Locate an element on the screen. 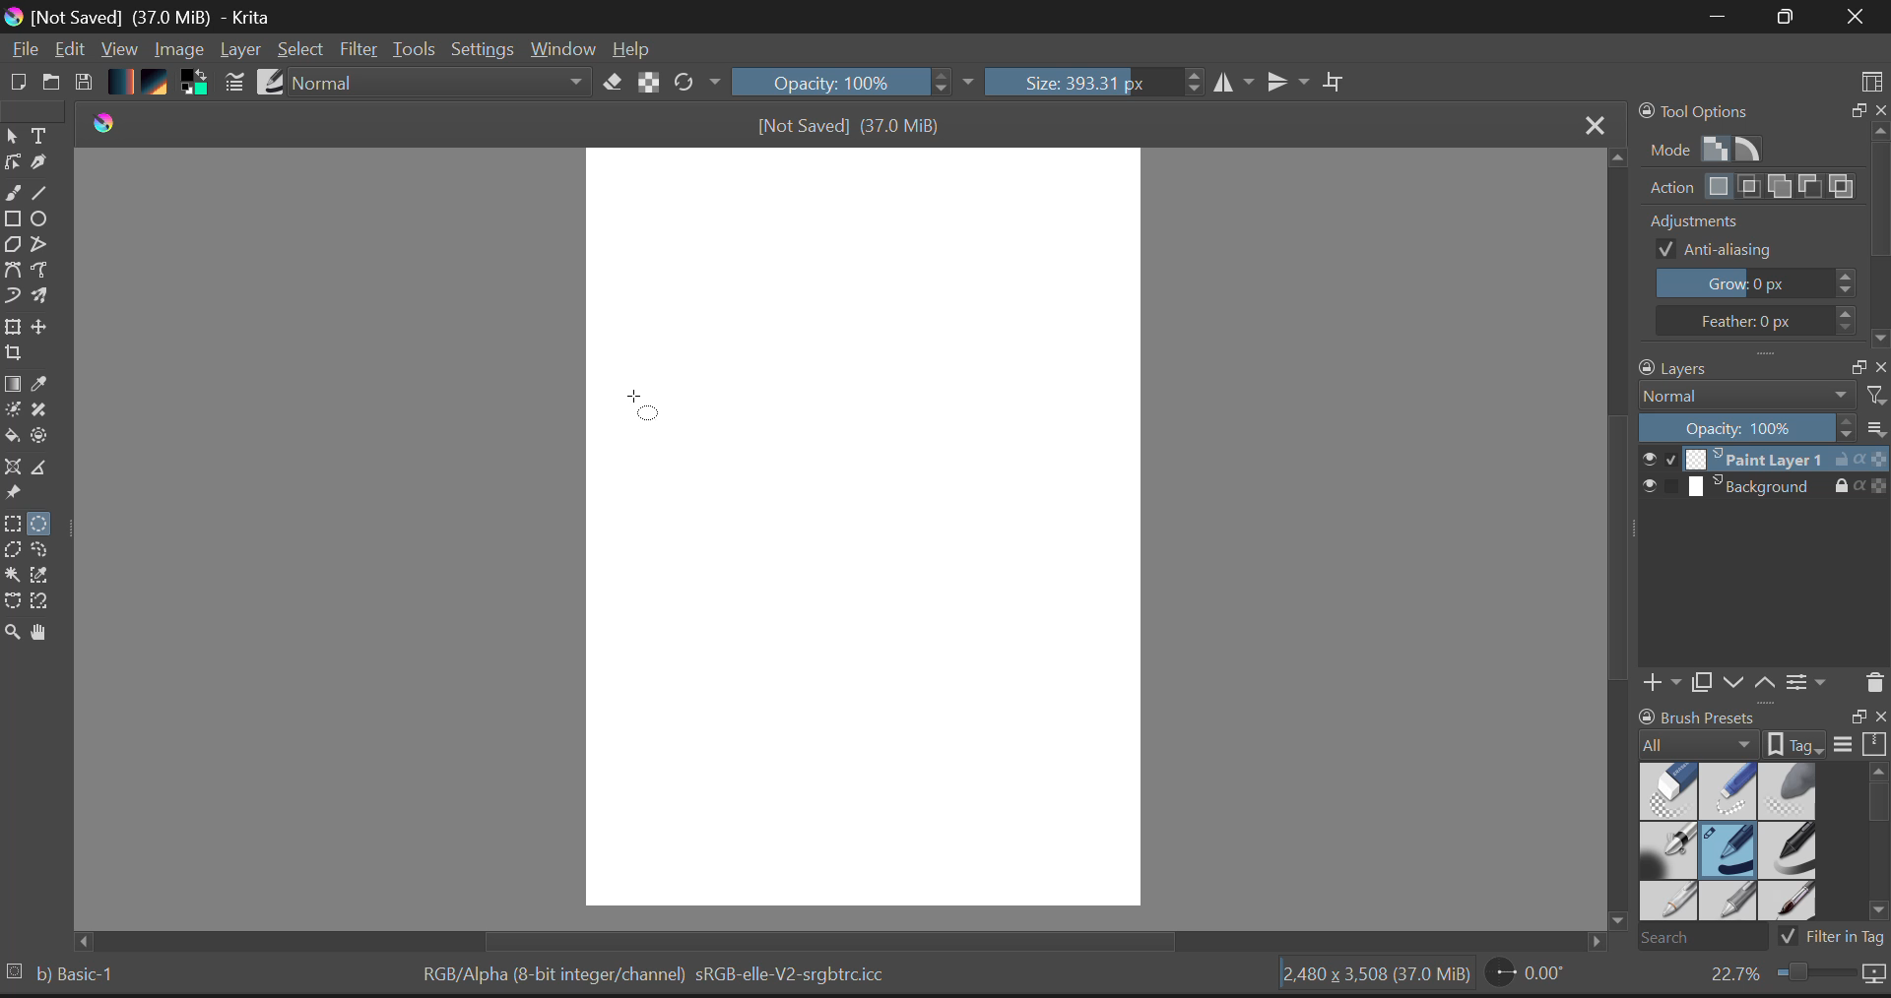 This screenshot has height=998, width=1891. Window Title is located at coordinates (147, 17).